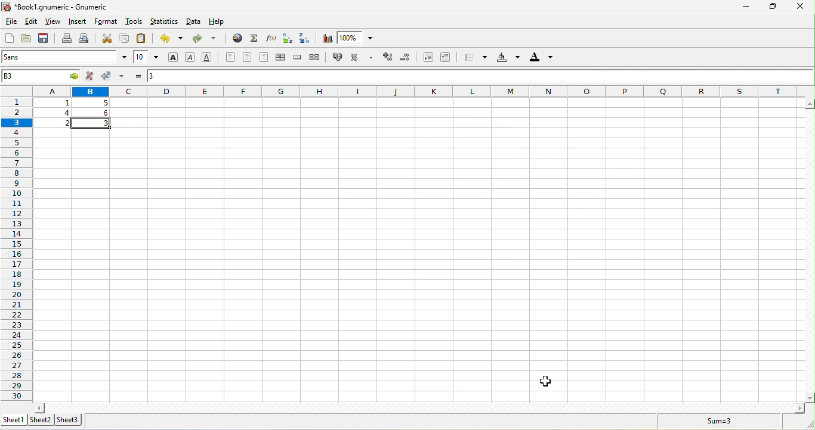  What do you see at coordinates (208, 40) in the screenshot?
I see `redo` at bounding box center [208, 40].